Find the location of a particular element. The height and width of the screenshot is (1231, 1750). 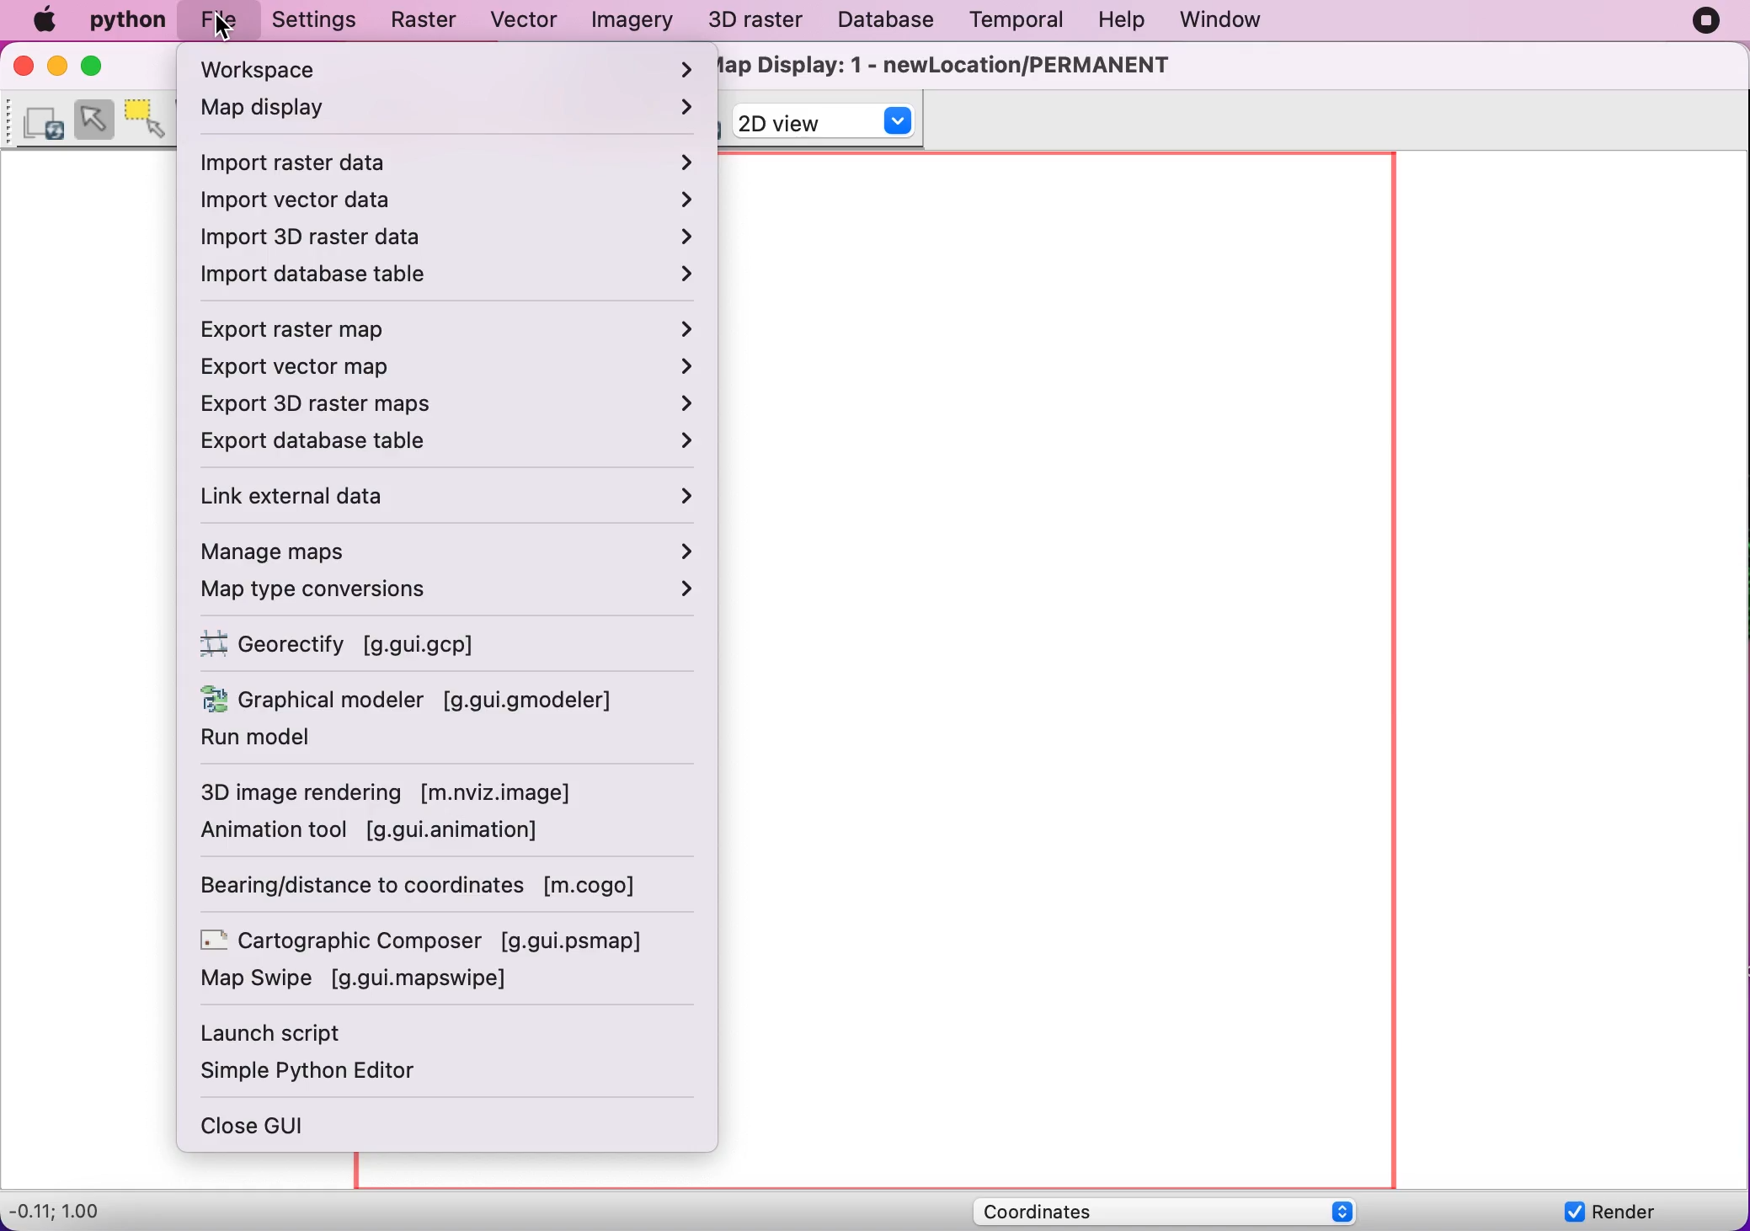

cartographic composer is located at coordinates (432, 939).